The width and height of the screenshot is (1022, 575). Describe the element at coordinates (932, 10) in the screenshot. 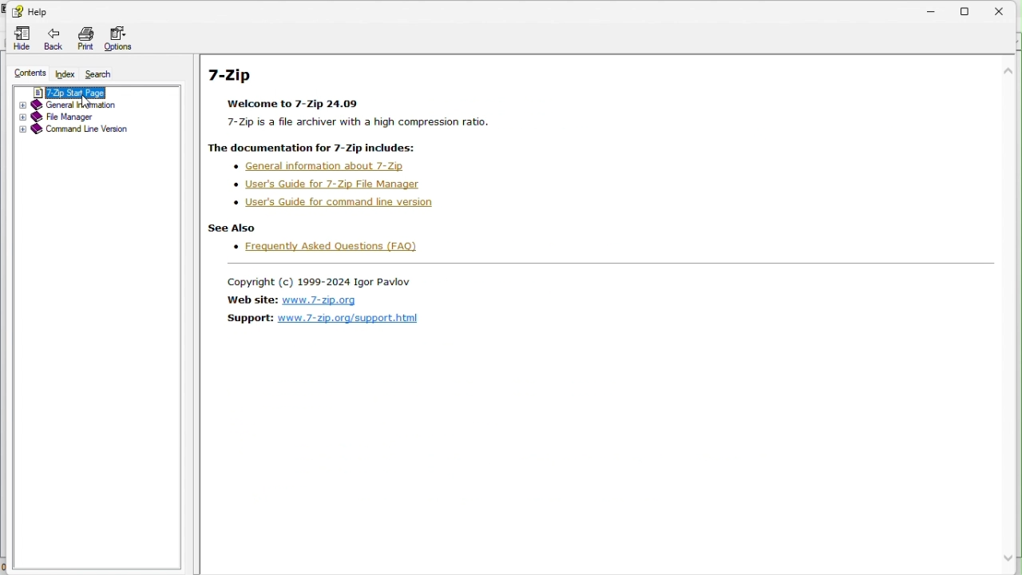

I see `Minimize` at that location.